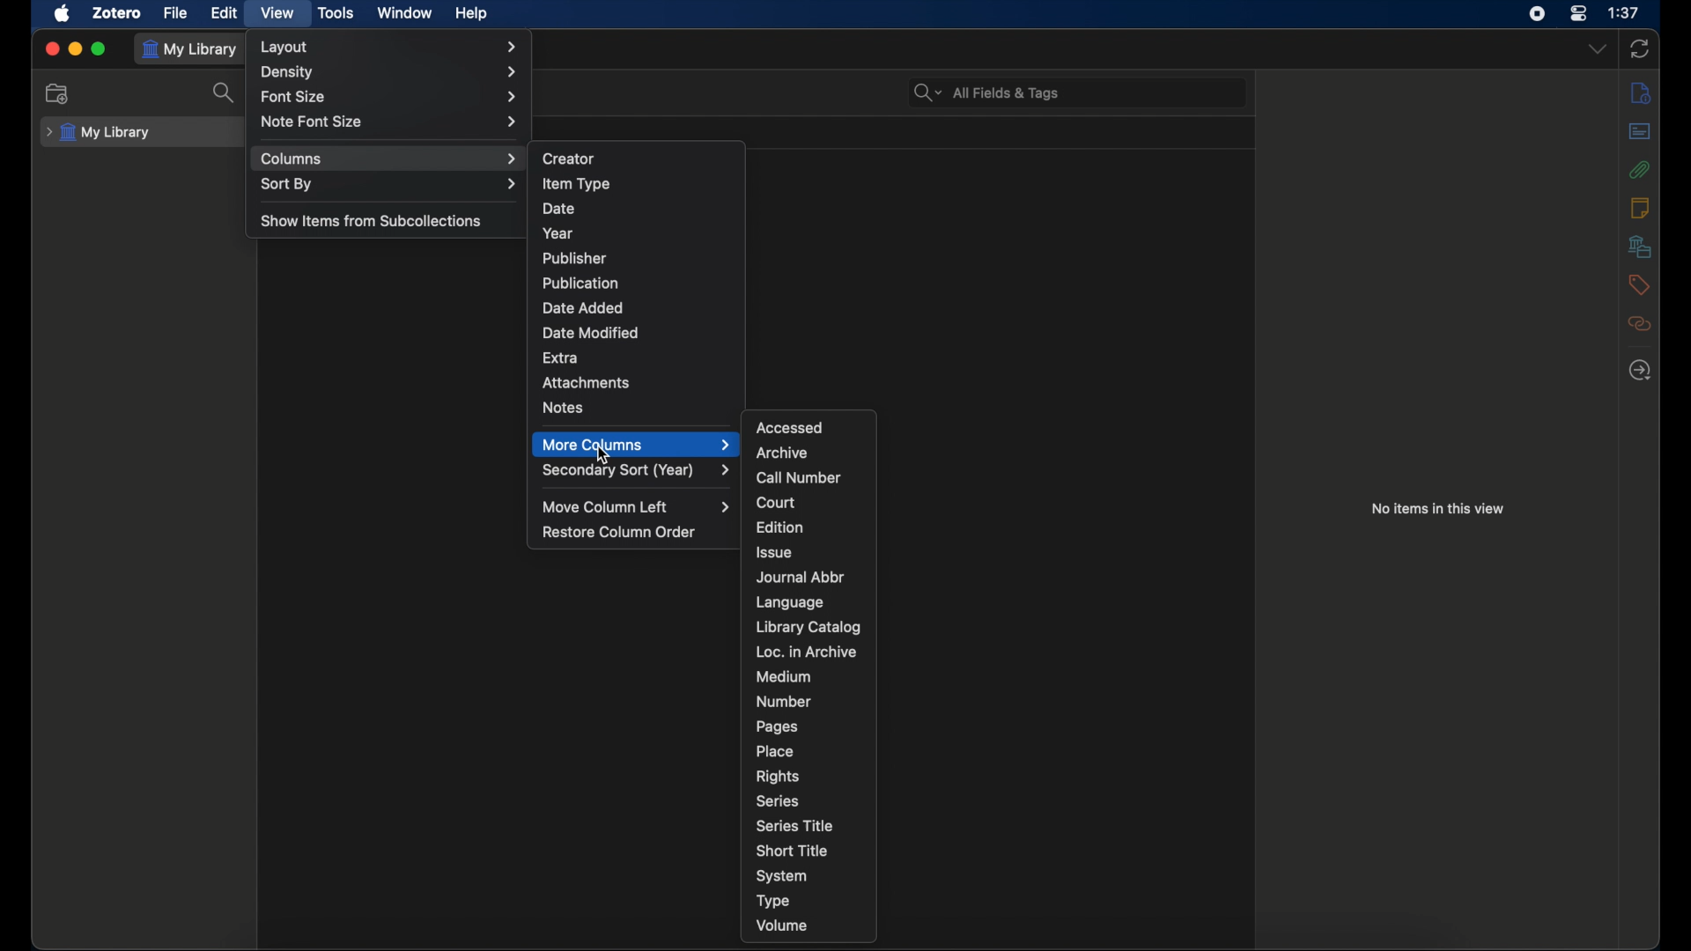  I want to click on libraries, so click(1638, 246).